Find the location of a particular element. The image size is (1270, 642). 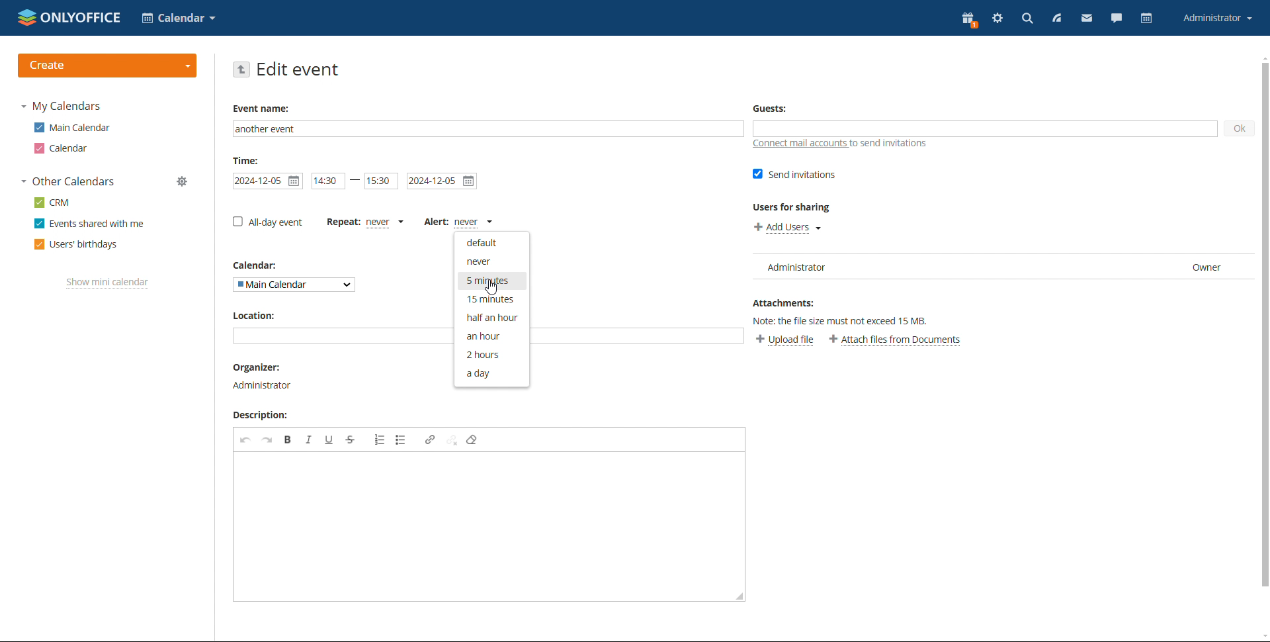

Event name: is located at coordinates (263, 109).